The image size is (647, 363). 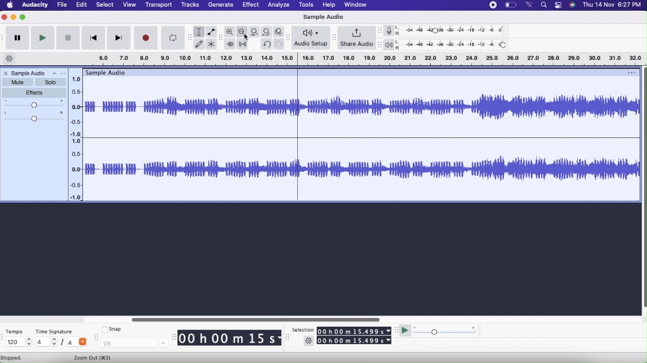 What do you see at coordinates (105, 5) in the screenshot?
I see `Select` at bounding box center [105, 5].